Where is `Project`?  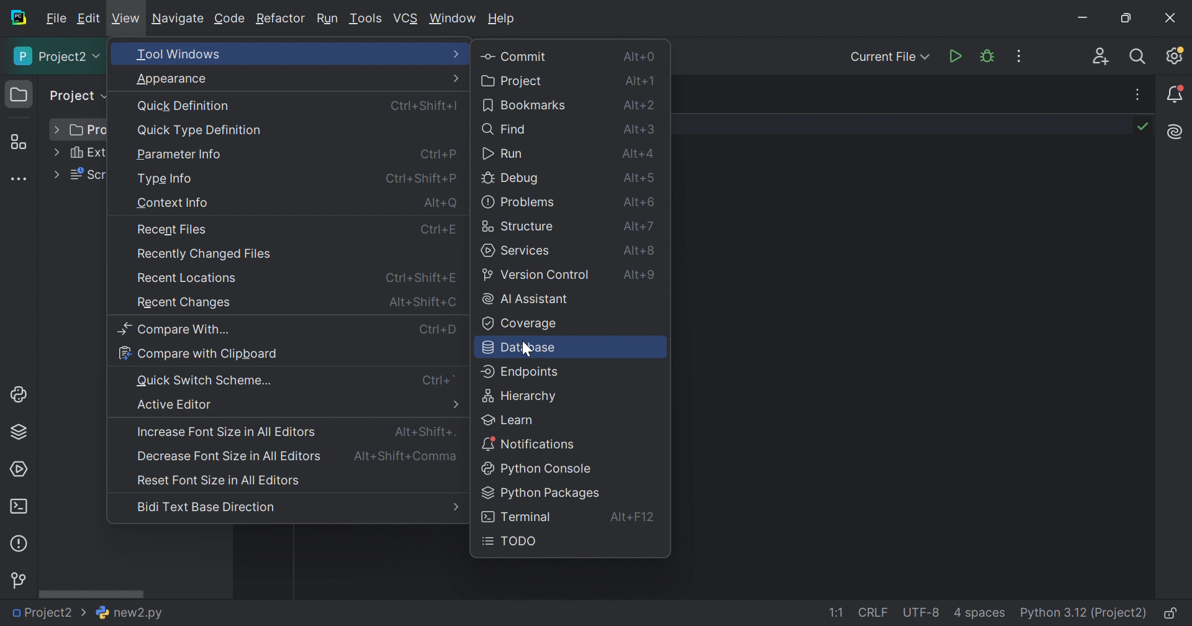
Project is located at coordinates (58, 58).